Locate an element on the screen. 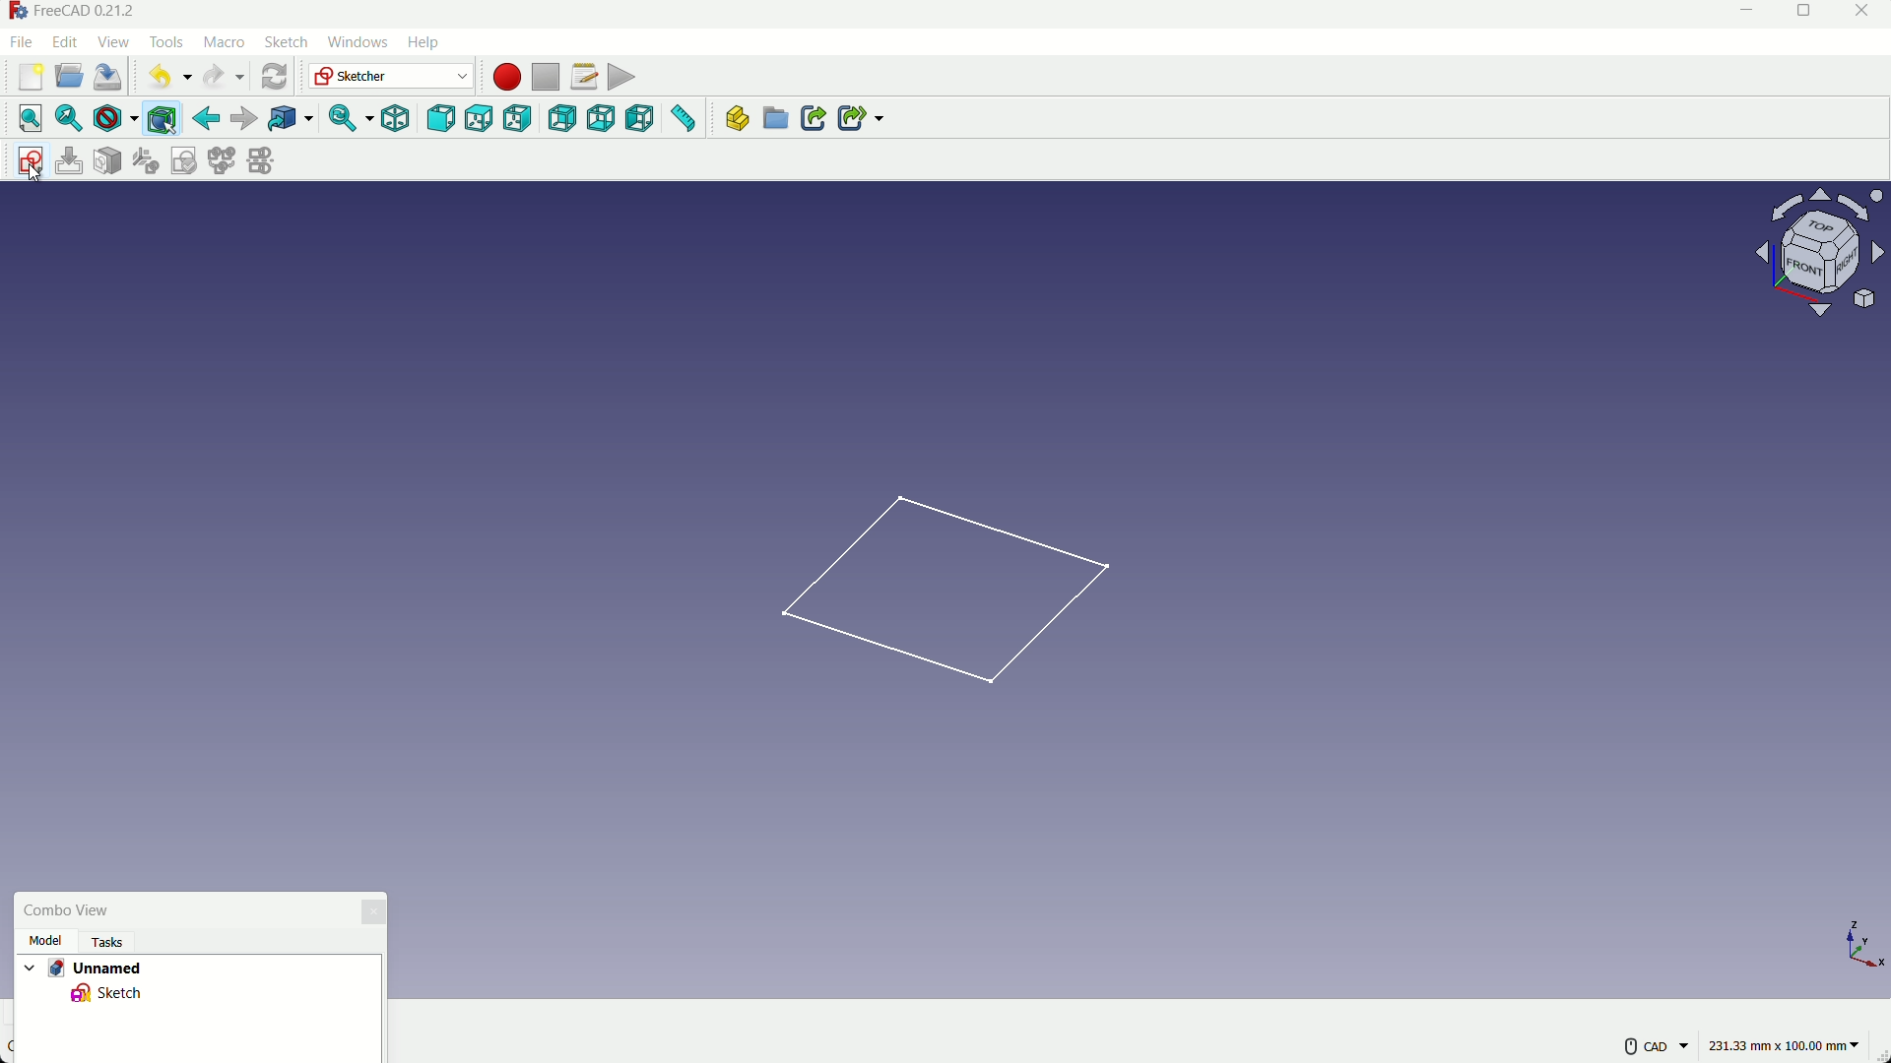 The width and height of the screenshot is (1891, 1063). combo view box is located at coordinates (180, 910).